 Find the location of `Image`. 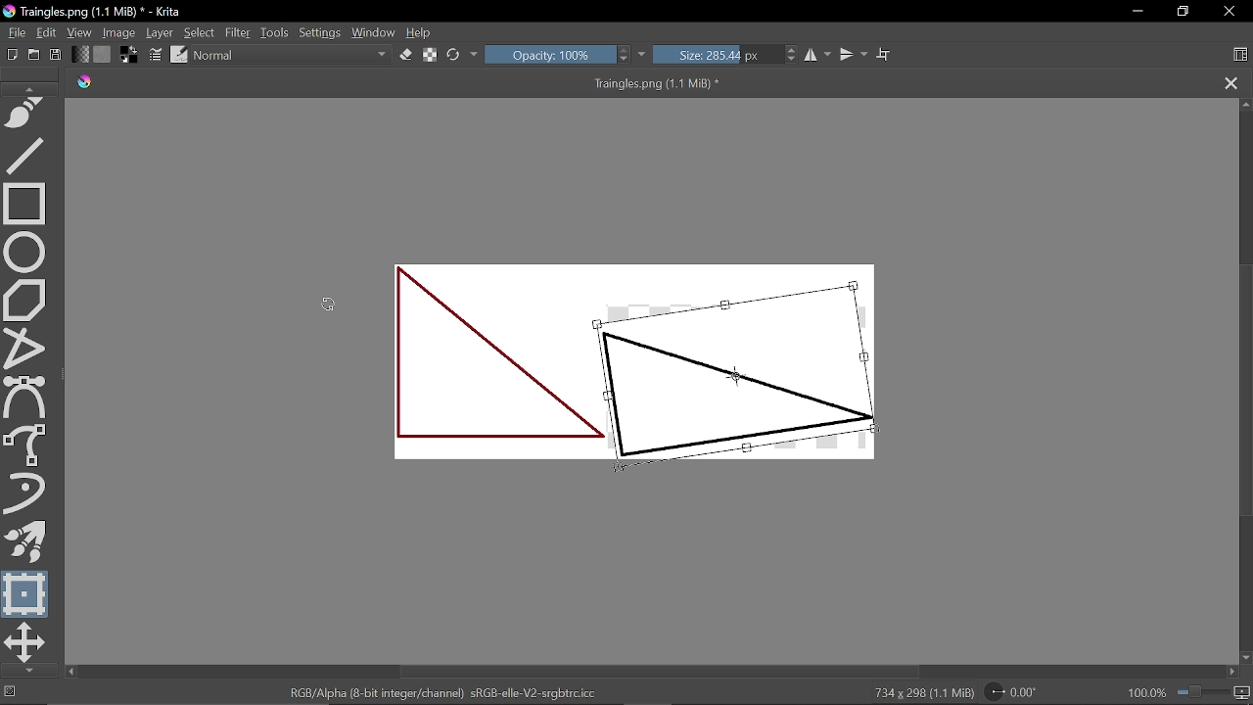

Image is located at coordinates (120, 32).